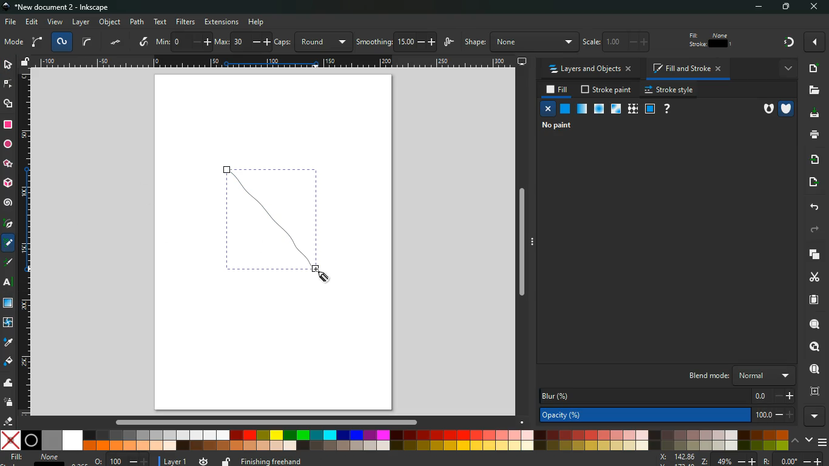 The width and height of the screenshot is (829, 466). I want to click on fill, so click(558, 90).